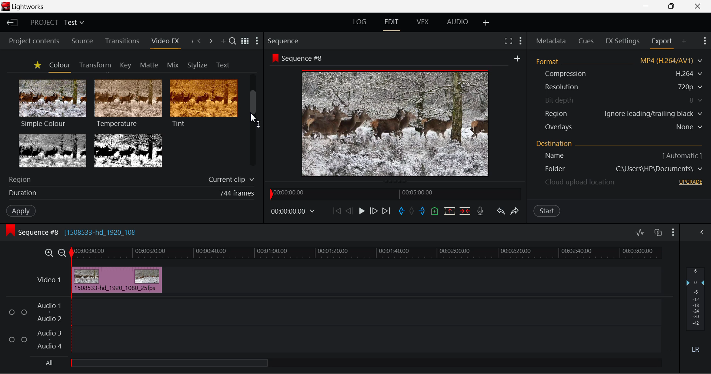 Image resolution: width=711 pixels, height=374 pixels. I want to click on Audio 3, so click(48, 333).